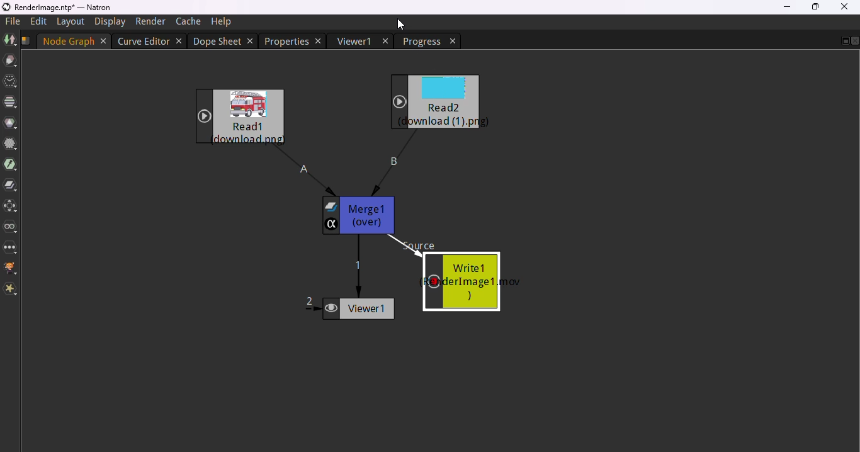 Image resolution: width=860 pixels, height=452 pixels. What do you see at coordinates (359, 309) in the screenshot?
I see `viewer 1` at bounding box center [359, 309].